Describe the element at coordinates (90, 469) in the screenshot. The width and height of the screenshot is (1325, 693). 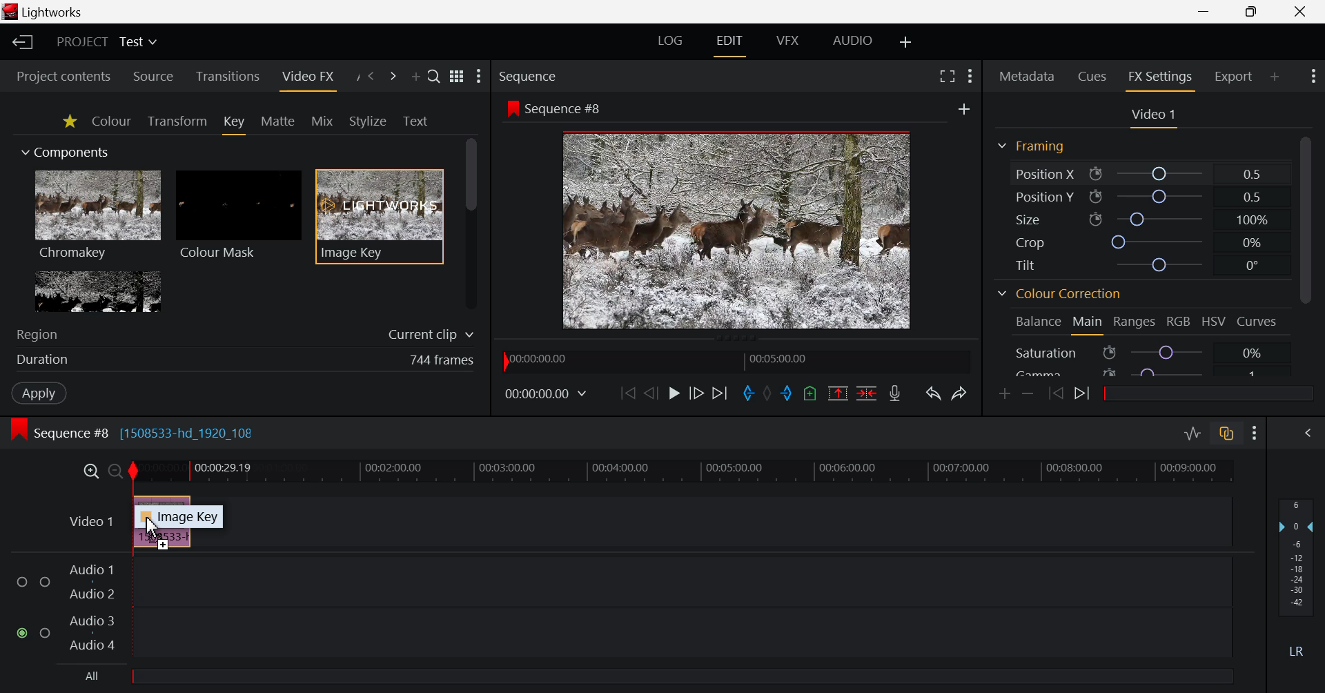
I see `Timeline Zoom In` at that location.